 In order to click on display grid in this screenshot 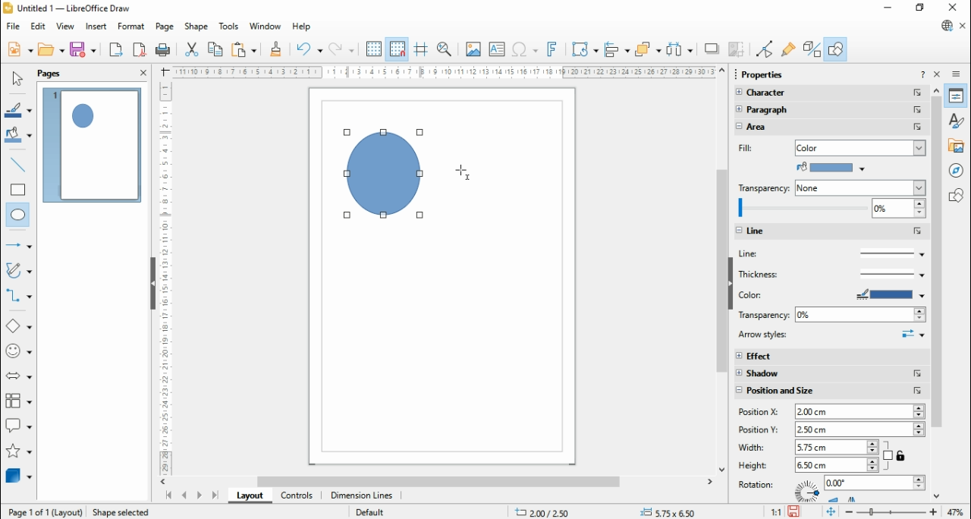, I will do `click(373, 50)`.